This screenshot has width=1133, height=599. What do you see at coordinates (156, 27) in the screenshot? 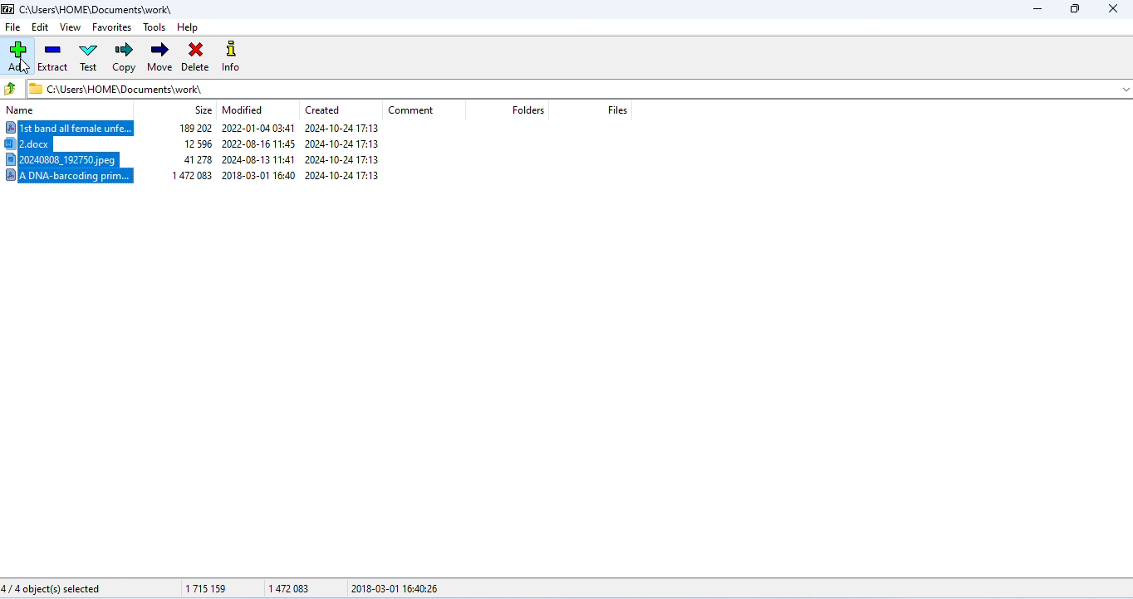
I see `tools` at bounding box center [156, 27].